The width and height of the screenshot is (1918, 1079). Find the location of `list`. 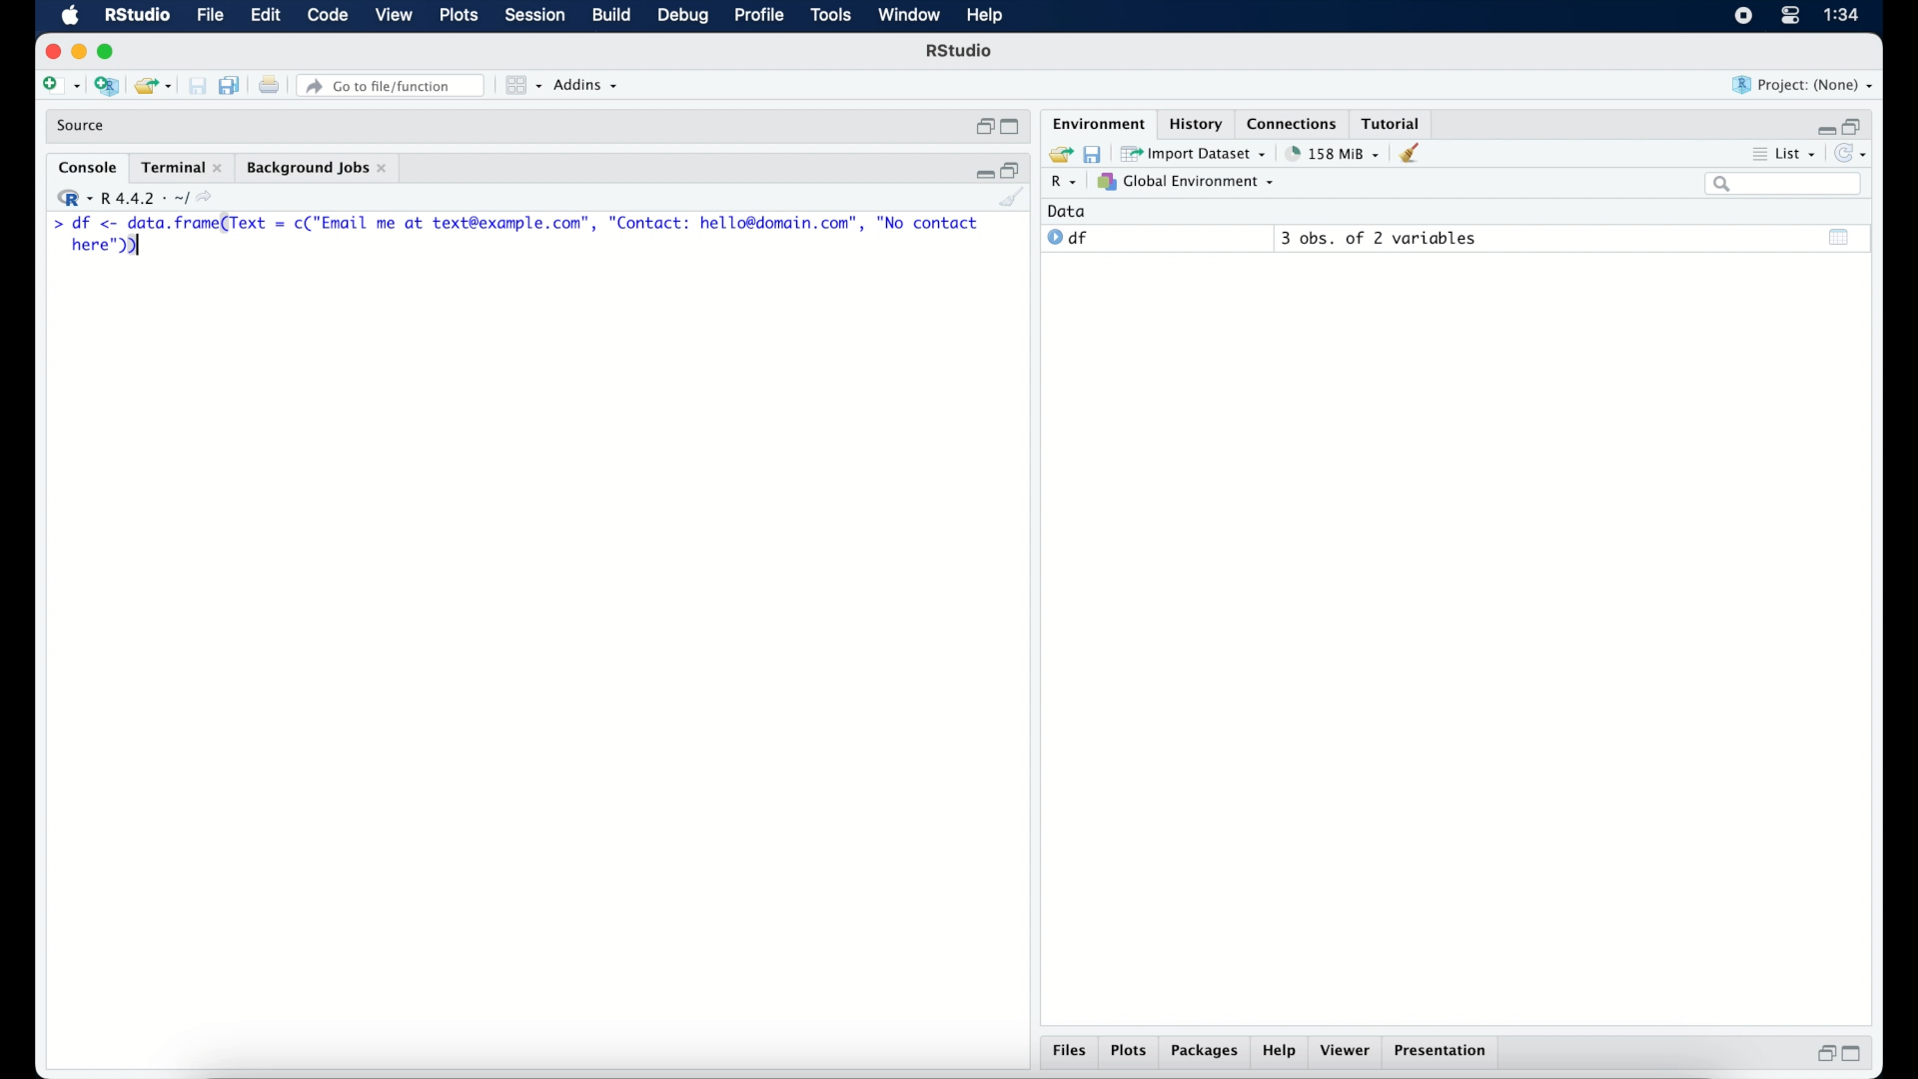

list is located at coordinates (1790, 154).